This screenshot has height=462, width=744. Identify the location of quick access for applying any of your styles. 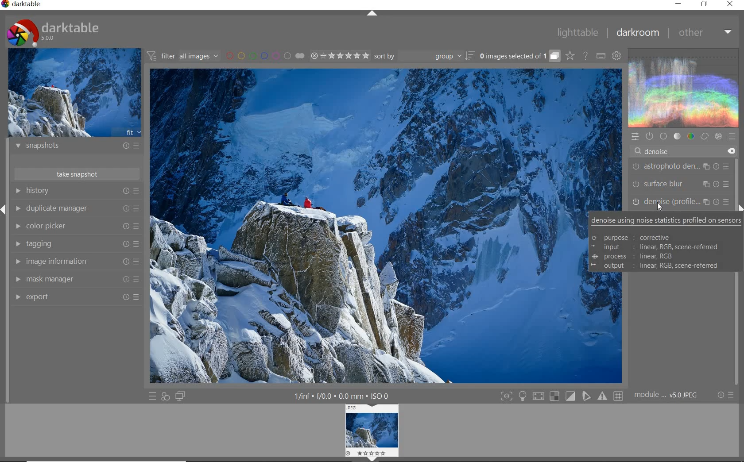
(166, 397).